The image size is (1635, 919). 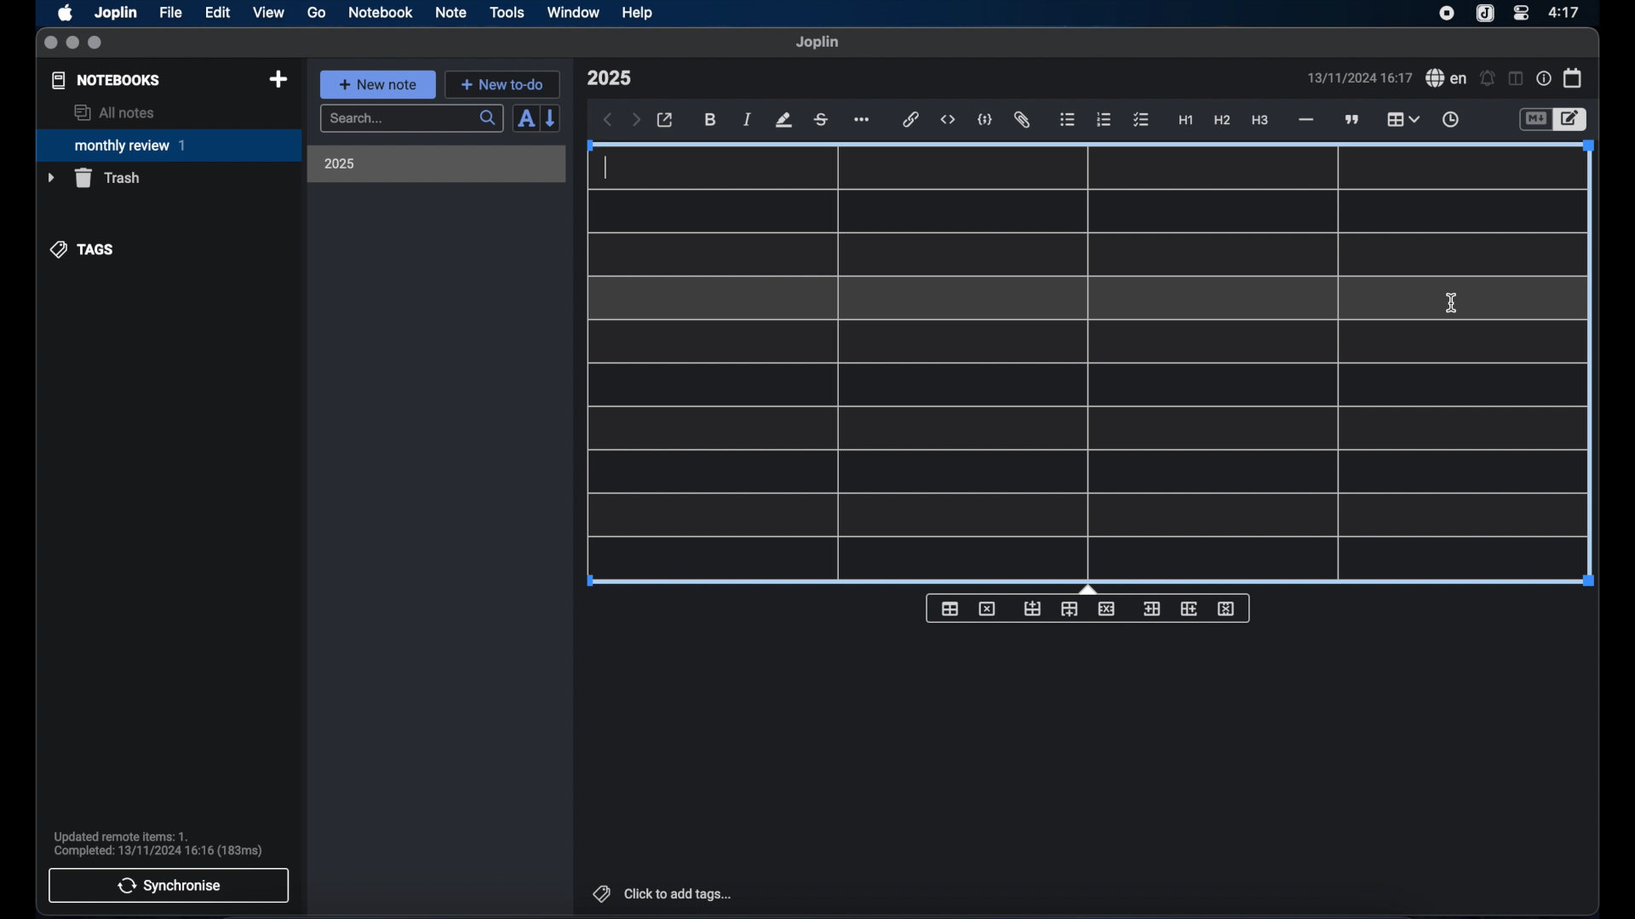 I want to click on forward, so click(x=636, y=121).